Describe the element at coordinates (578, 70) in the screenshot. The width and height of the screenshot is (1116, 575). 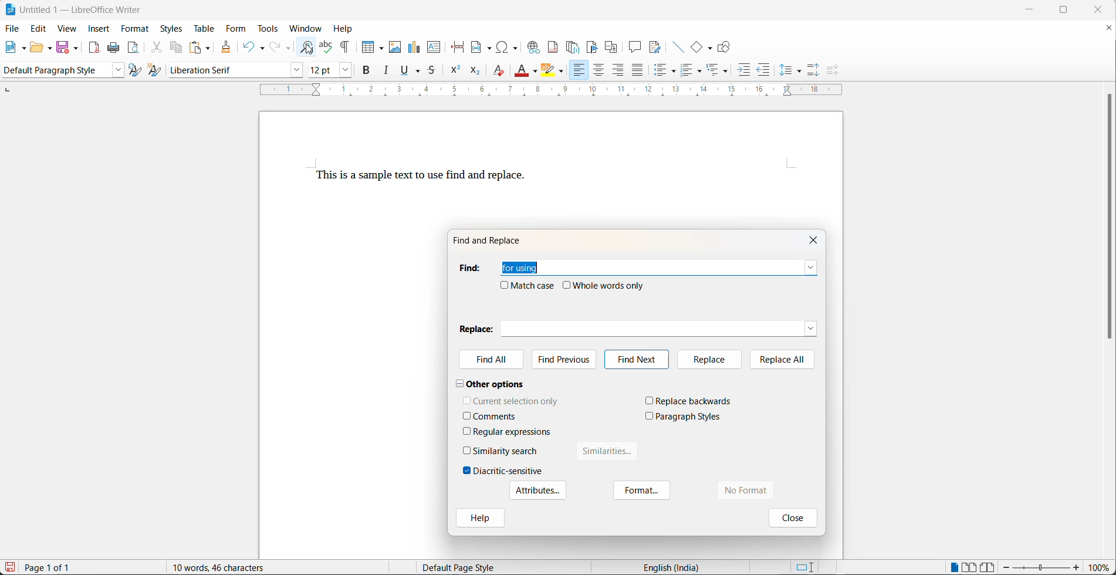
I see `text align left` at that location.